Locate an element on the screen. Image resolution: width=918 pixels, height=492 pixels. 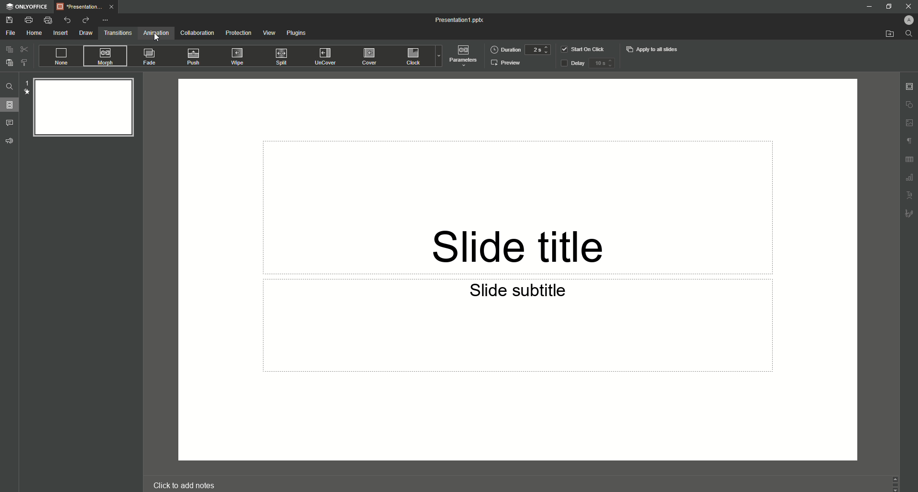
Copy is located at coordinates (9, 50).